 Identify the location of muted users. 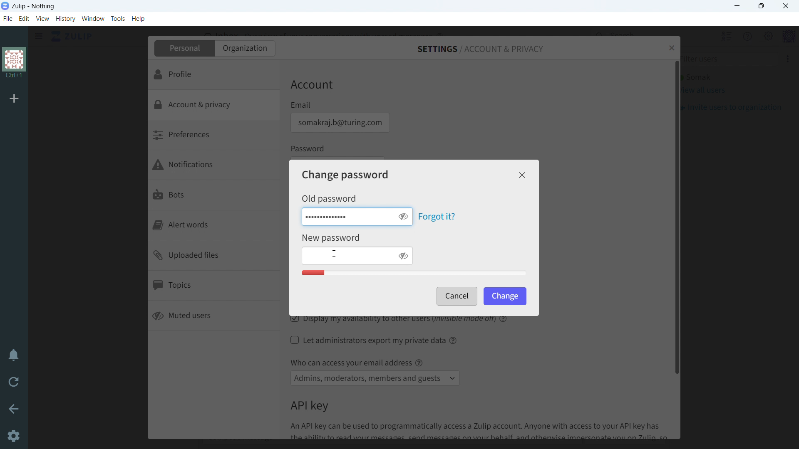
(214, 316).